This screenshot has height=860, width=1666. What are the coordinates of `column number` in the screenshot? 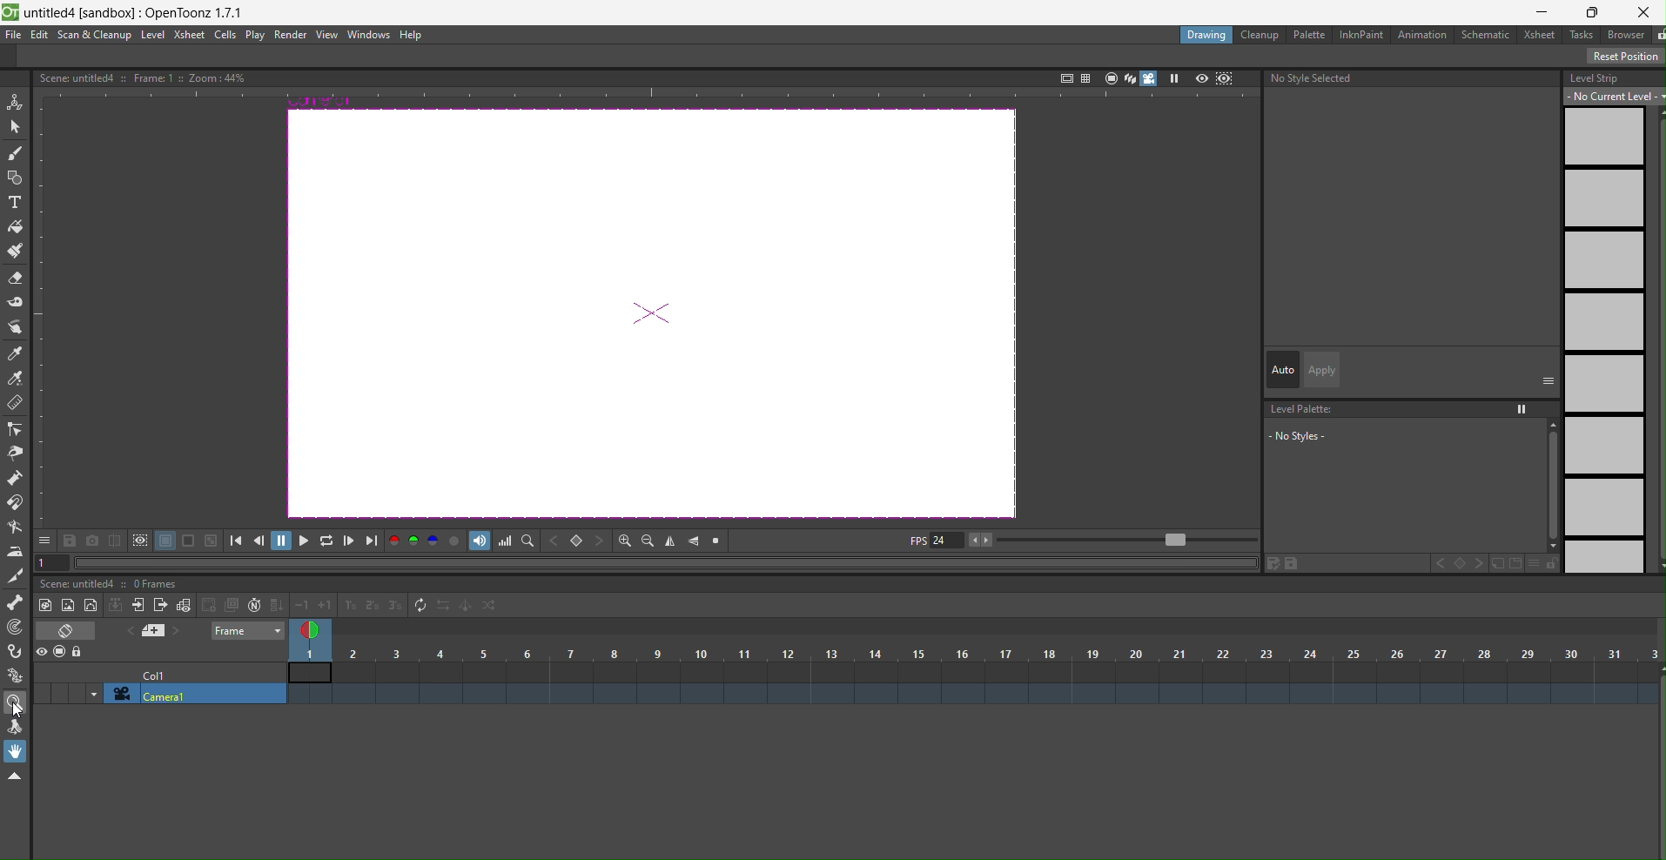 It's located at (975, 662).